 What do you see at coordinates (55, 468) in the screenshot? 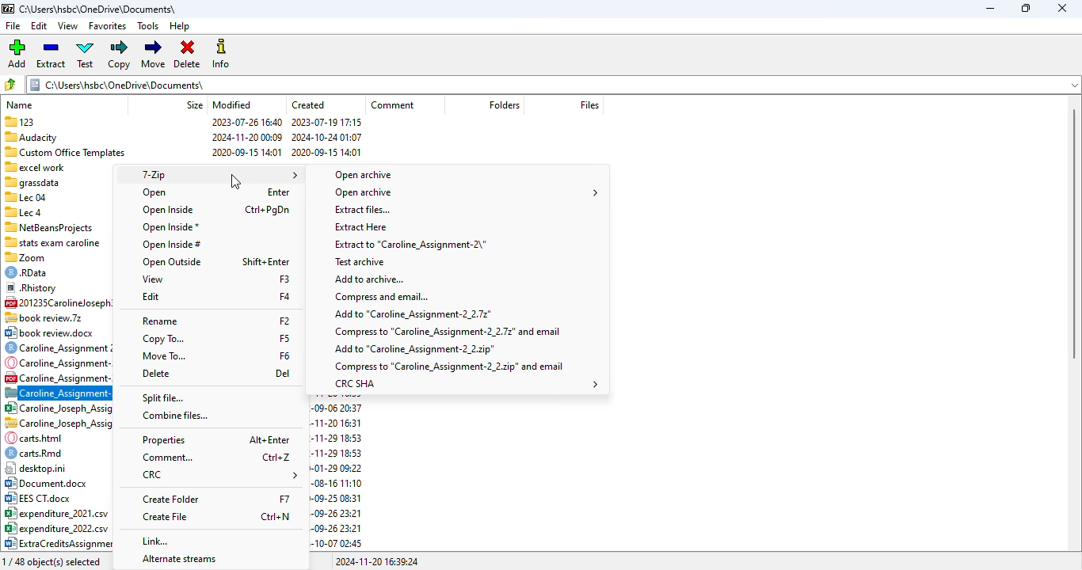
I see `| desktop.ini 418 2024-11-11 14:55 2020-01-29 09:22` at bounding box center [55, 468].